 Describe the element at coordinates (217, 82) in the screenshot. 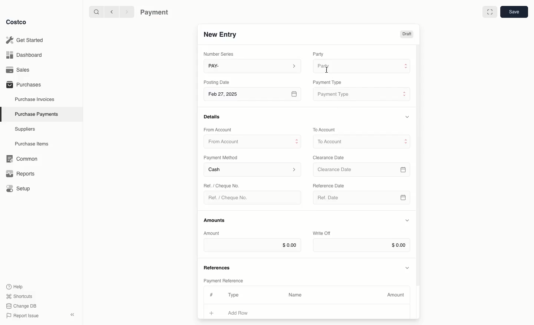

I see `Posting Date` at that location.